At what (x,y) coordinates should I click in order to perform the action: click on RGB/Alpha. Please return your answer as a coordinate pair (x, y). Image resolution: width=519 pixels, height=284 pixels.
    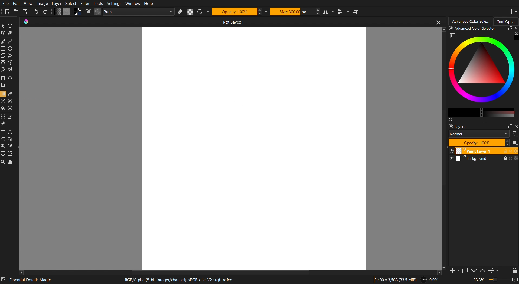
    Looking at the image, I should click on (181, 280).